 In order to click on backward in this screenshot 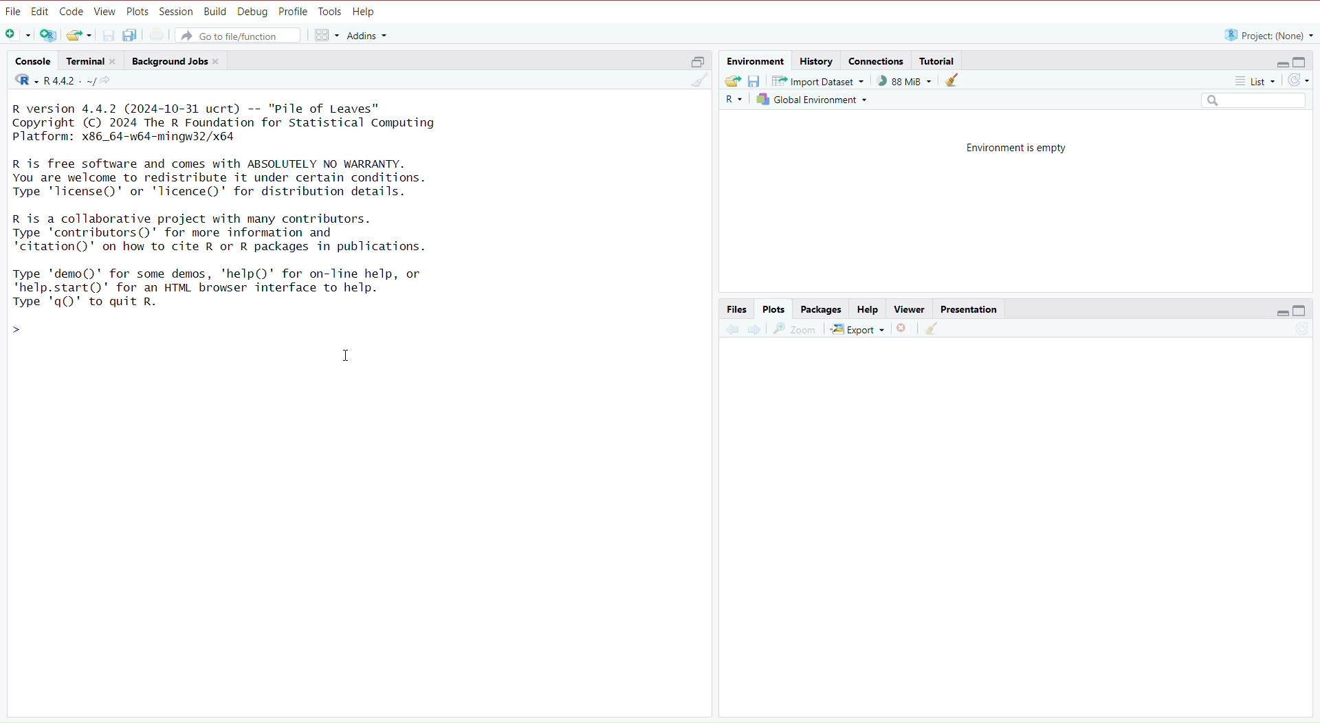, I will do `click(731, 333)`.